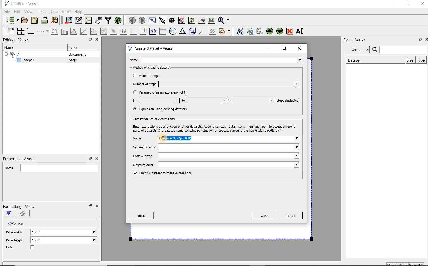 This screenshot has width=428, height=266. Describe the element at coordinates (164, 109) in the screenshot. I see `(® Expression using existing datasets` at that location.